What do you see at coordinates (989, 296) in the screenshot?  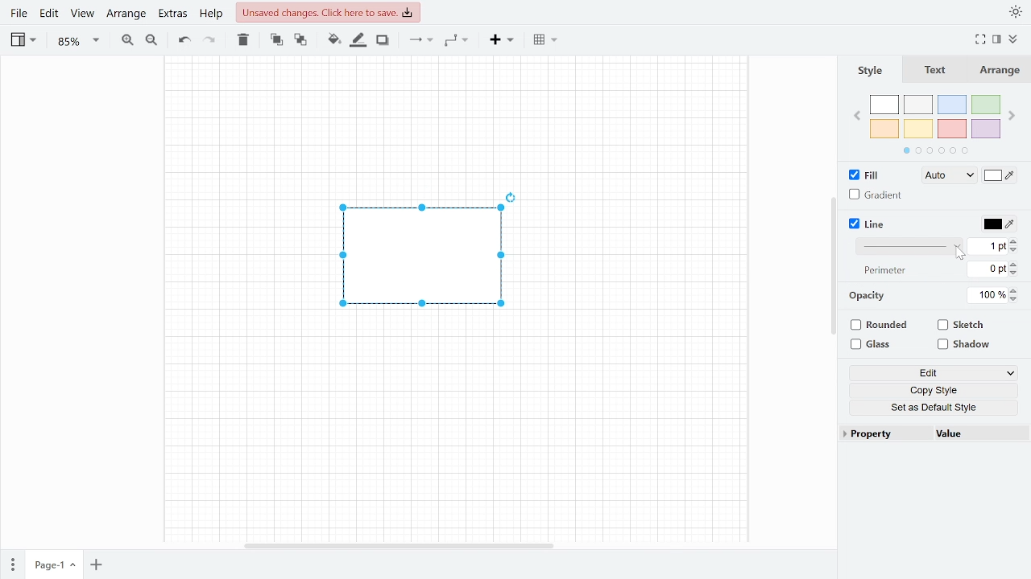 I see `Current opacity` at bounding box center [989, 296].